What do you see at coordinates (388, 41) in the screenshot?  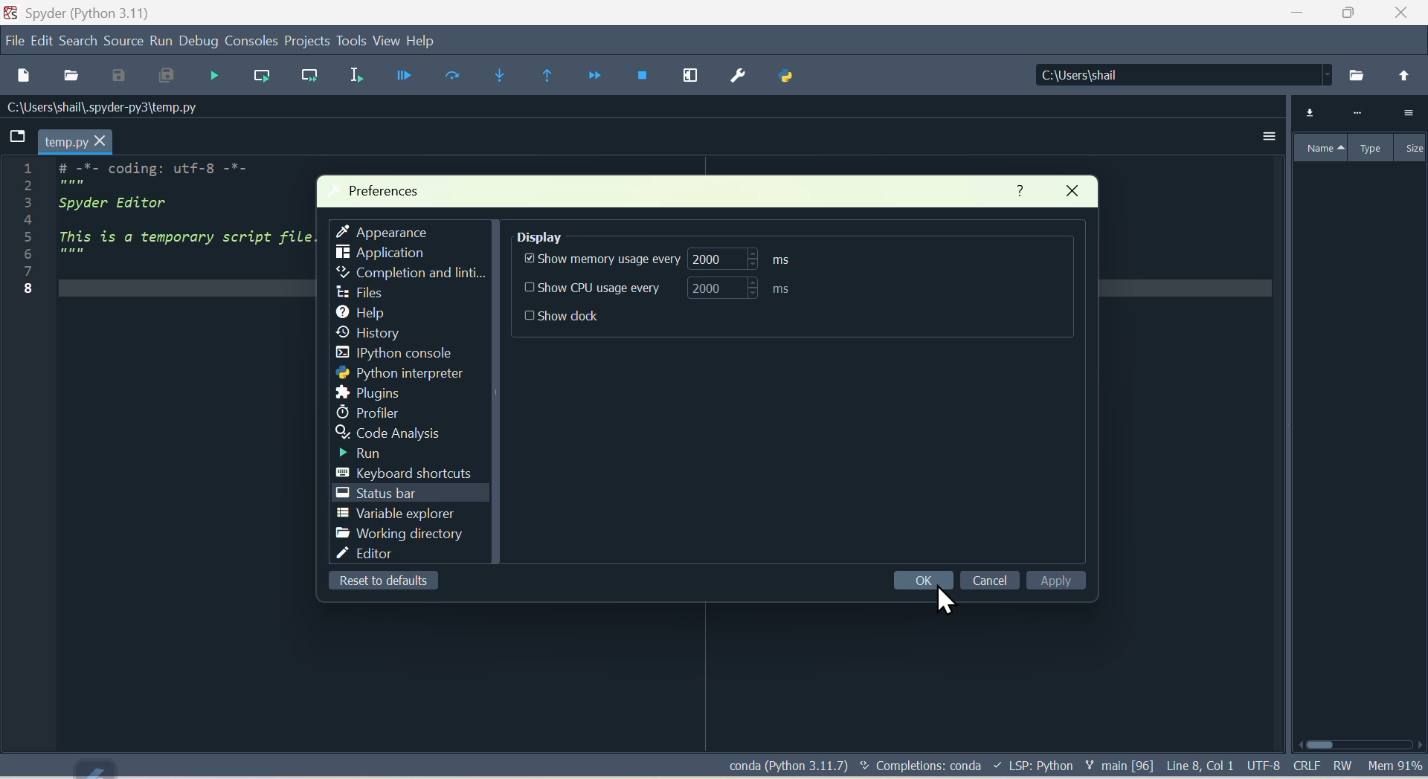 I see `view` at bounding box center [388, 41].